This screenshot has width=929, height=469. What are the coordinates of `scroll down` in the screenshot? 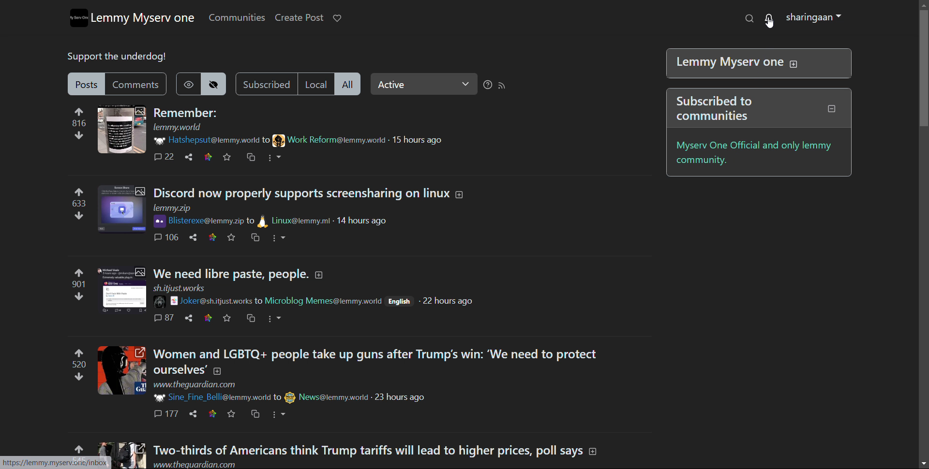 It's located at (923, 463).